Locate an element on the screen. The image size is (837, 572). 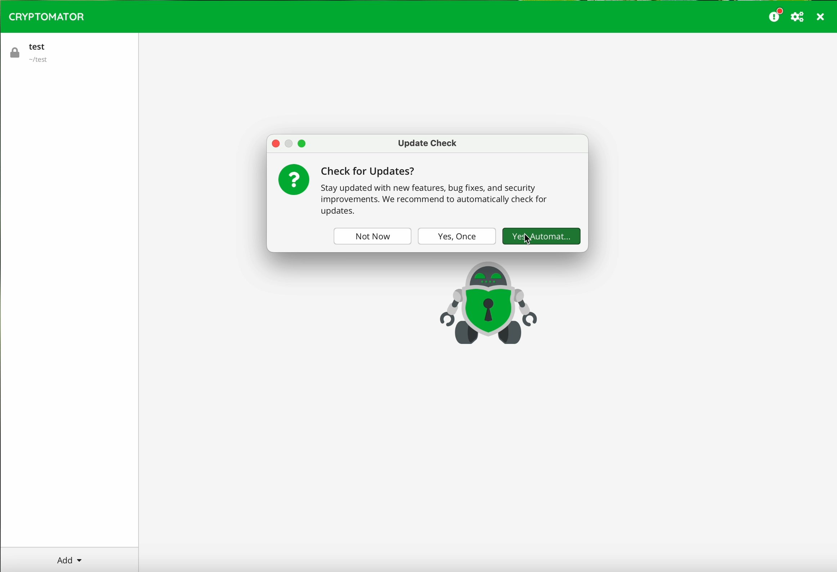
Yes, automat... is located at coordinates (540, 235).